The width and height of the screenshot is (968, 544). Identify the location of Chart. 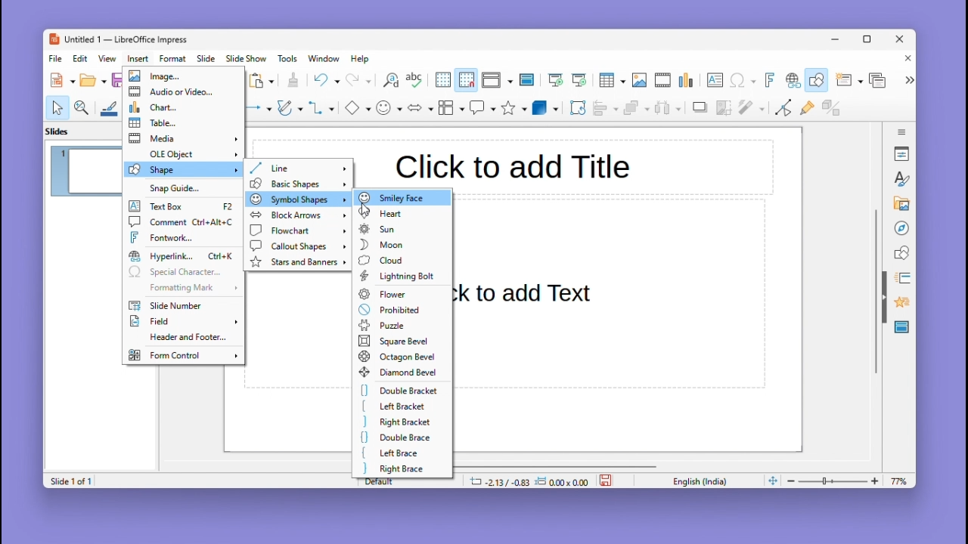
(687, 81).